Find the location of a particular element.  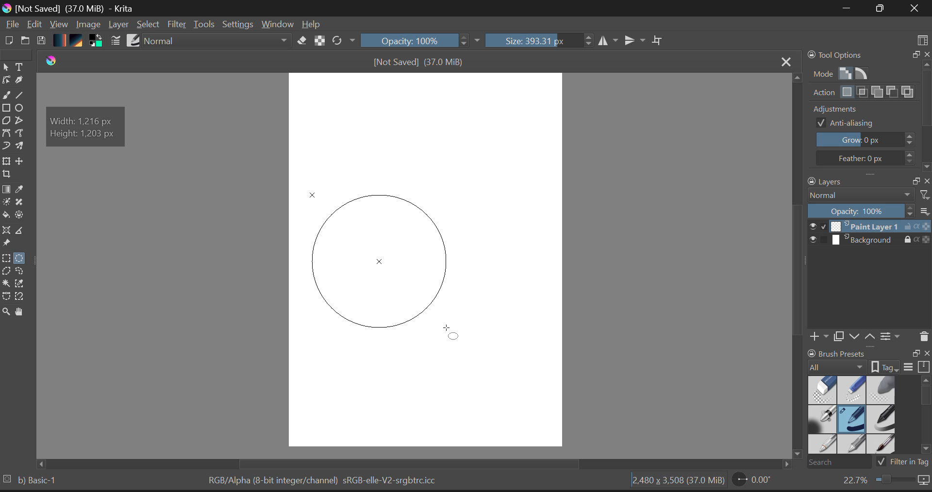

Restore Down is located at coordinates (845, 9).